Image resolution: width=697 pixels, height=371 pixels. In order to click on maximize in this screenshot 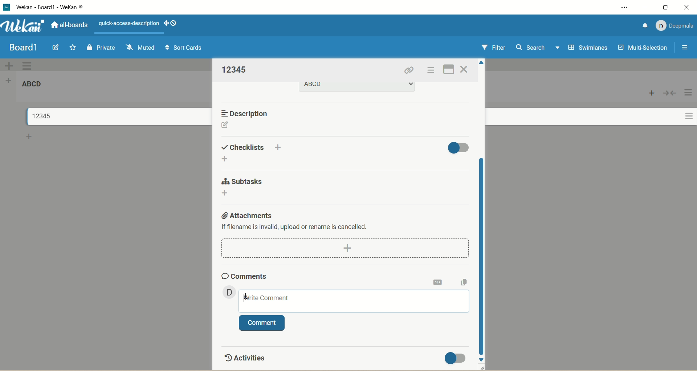, I will do `click(667, 7)`.